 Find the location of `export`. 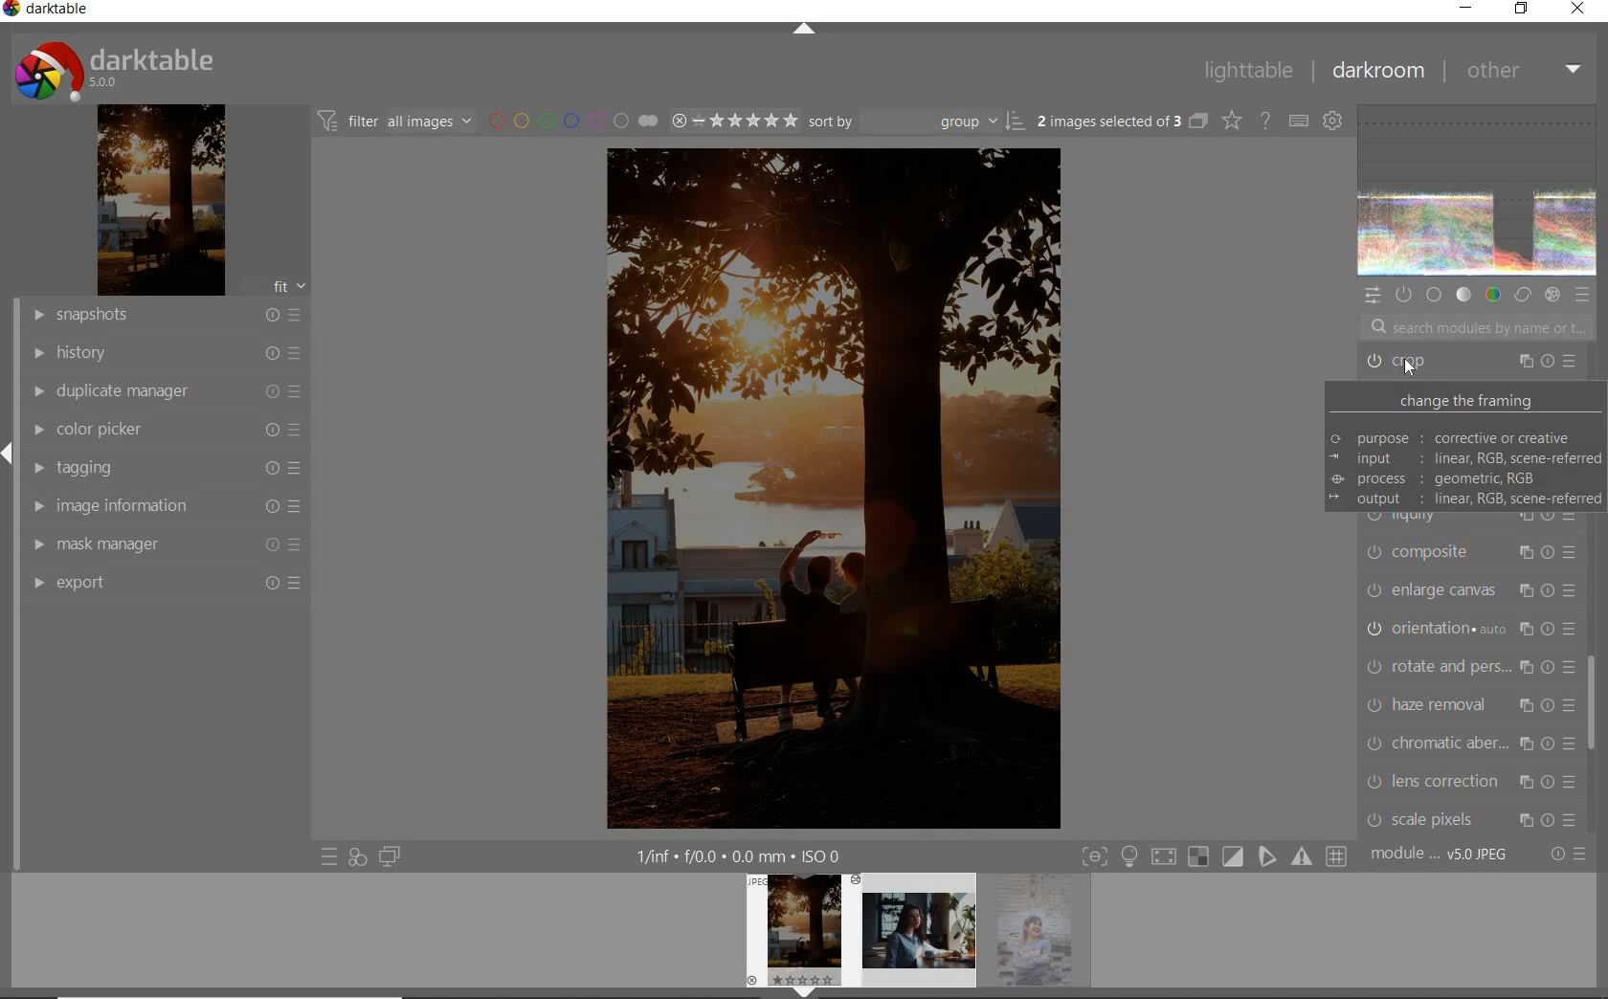

export is located at coordinates (165, 583).